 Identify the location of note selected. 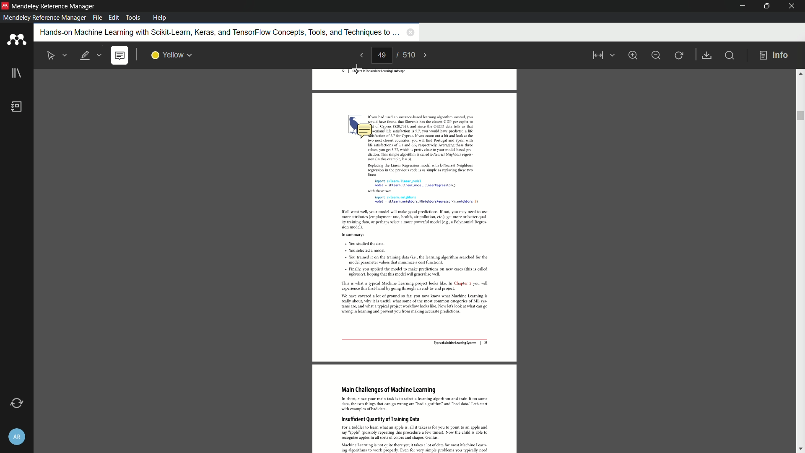
(120, 55).